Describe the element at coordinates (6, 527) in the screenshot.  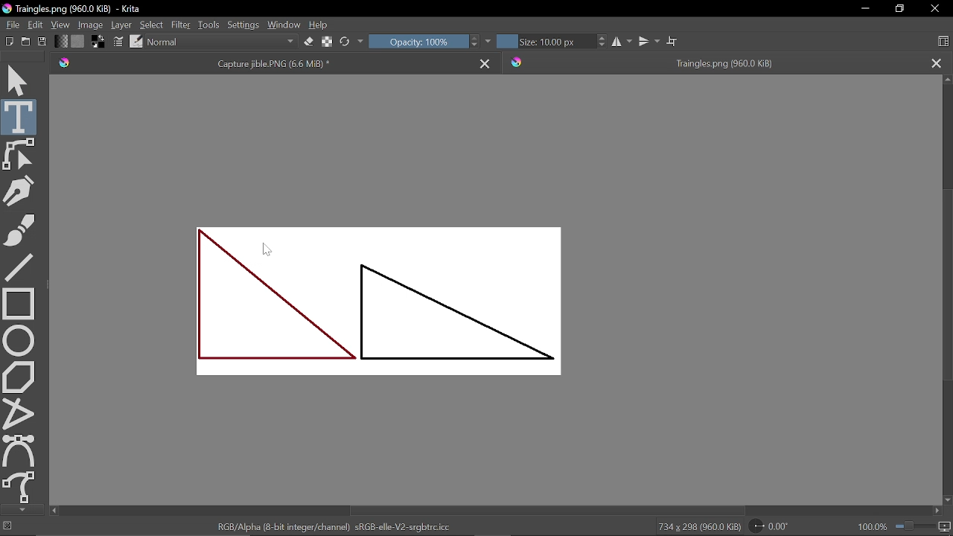
I see `No selection` at that location.